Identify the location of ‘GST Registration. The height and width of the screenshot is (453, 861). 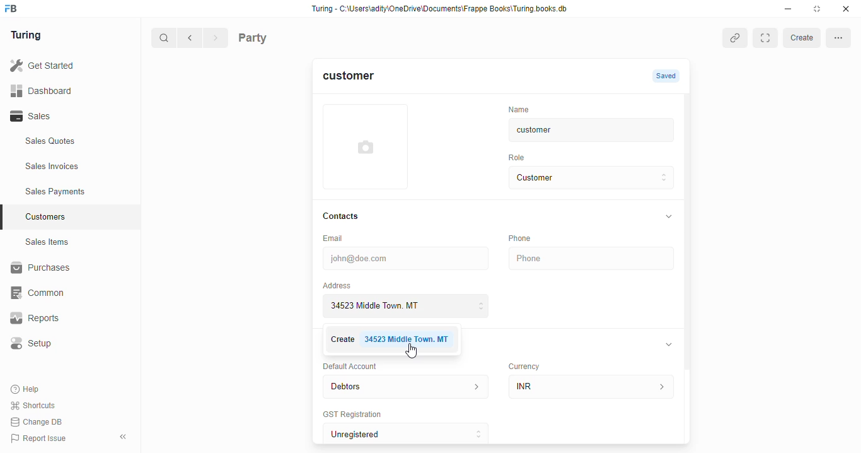
(351, 414).